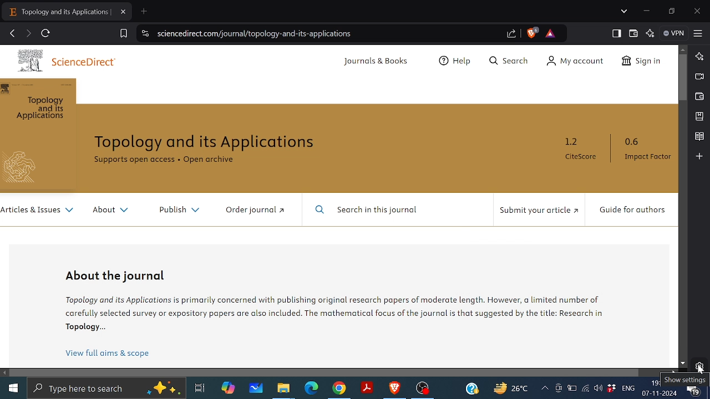 This screenshot has height=399, width=710. I want to click on Show sidebar, so click(616, 34).